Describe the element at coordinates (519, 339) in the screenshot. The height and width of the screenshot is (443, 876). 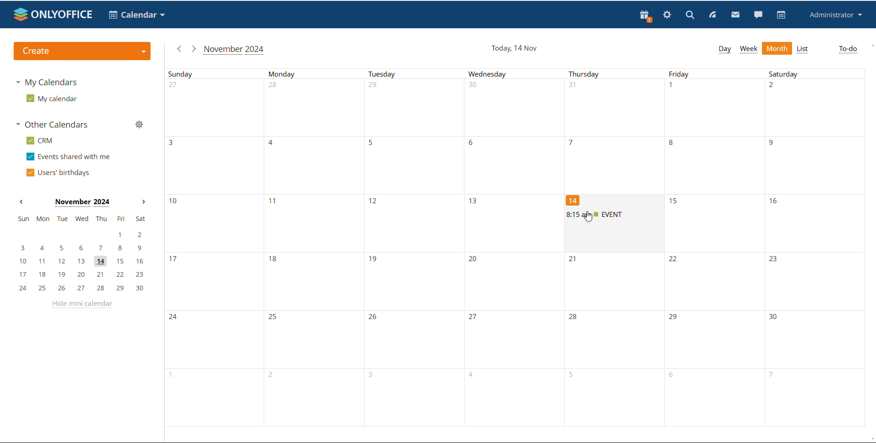
I see `24, 25, 26, 27, 28, 29, 30` at that location.